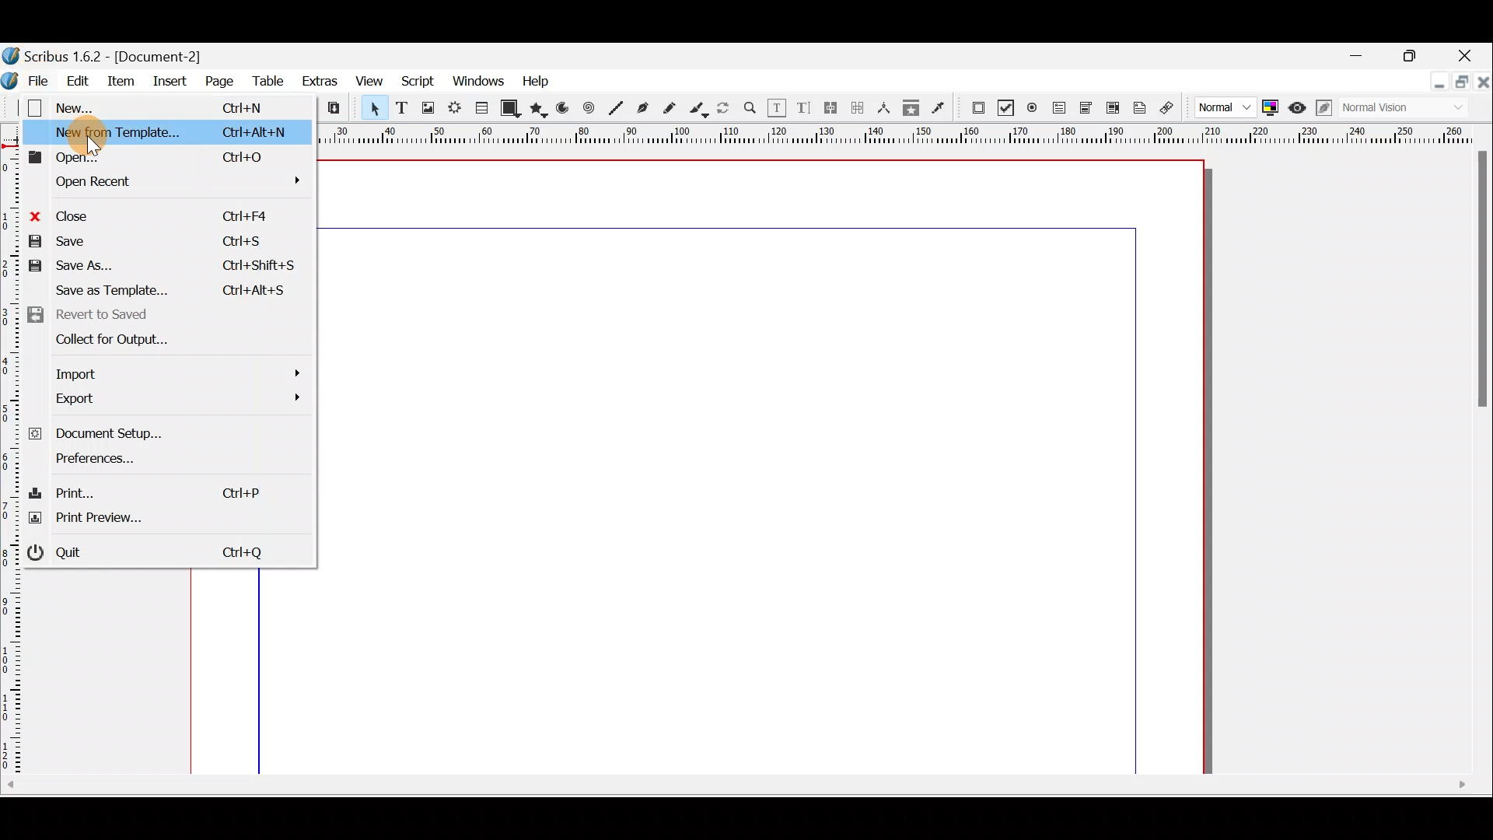 This screenshot has height=840, width=1493. Describe the element at coordinates (334, 108) in the screenshot. I see `Paste` at that location.